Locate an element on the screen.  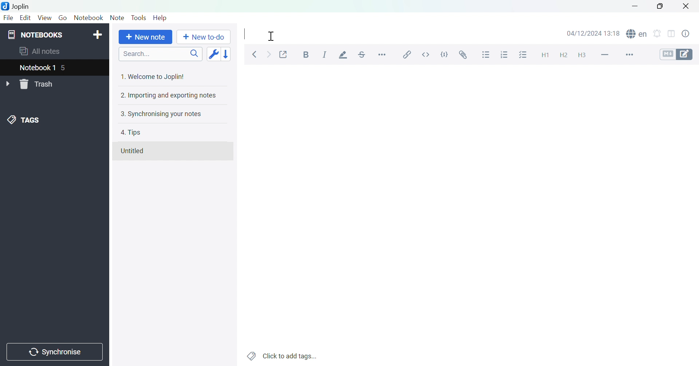
2. Importing and exporting notes is located at coordinates (167, 96).